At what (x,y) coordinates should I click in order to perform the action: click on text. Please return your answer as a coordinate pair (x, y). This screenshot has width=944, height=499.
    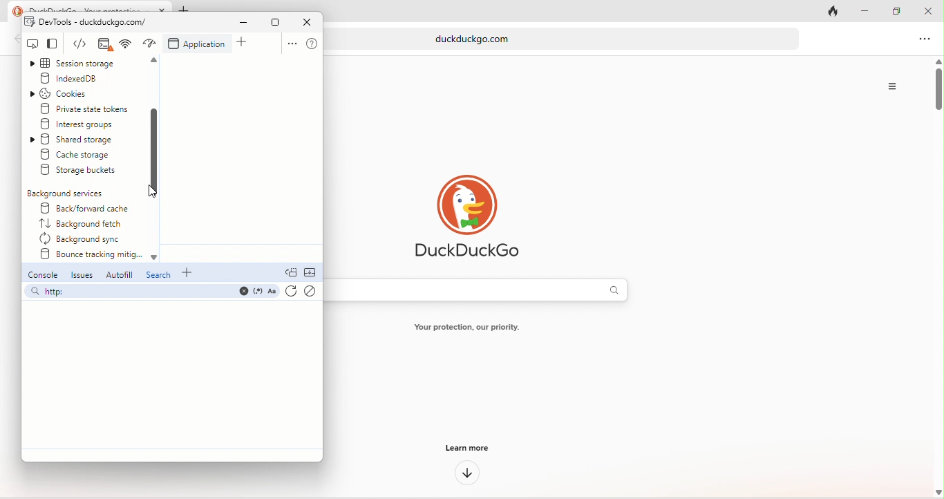
    Looking at the image, I should click on (474, 328).